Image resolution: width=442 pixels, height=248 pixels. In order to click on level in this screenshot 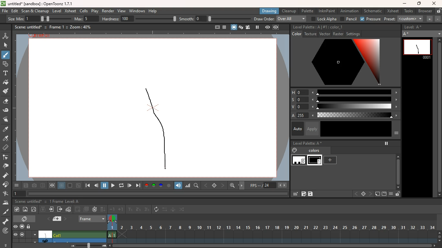, I will do `click(315, 160)`.